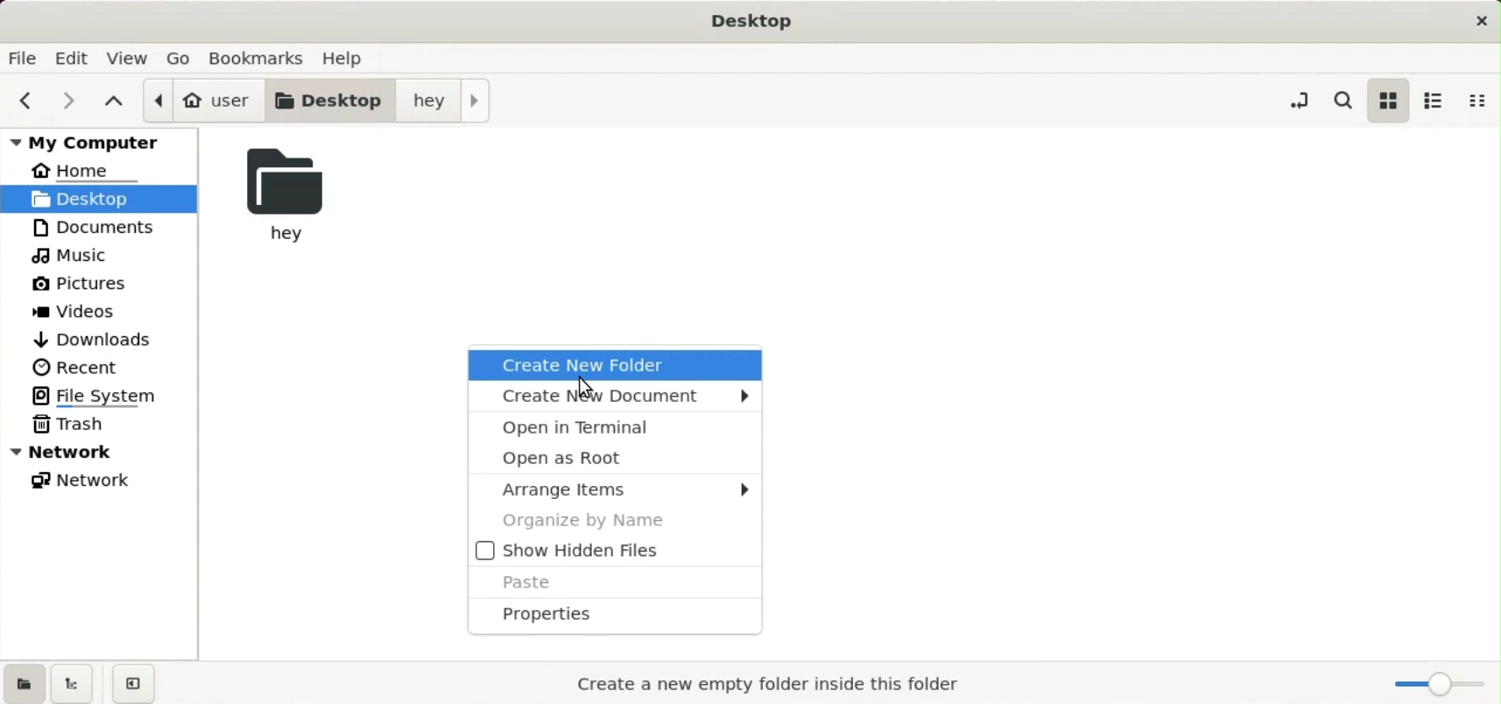 The image size is (1501, 704). Describe the element at coordinates (335, 99) in the screenshot. I see `desktop` at that location.